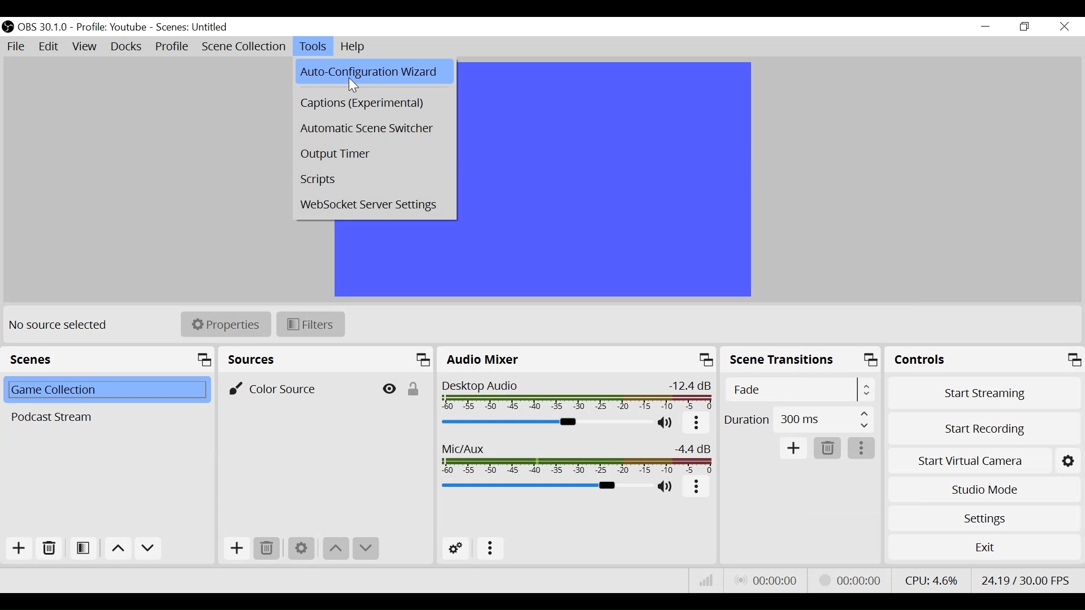 The image size is (1085, 610). What do you see at coordinates (355, 47) in the screenshot?
I see `Help` at bounding box center [355, 47].